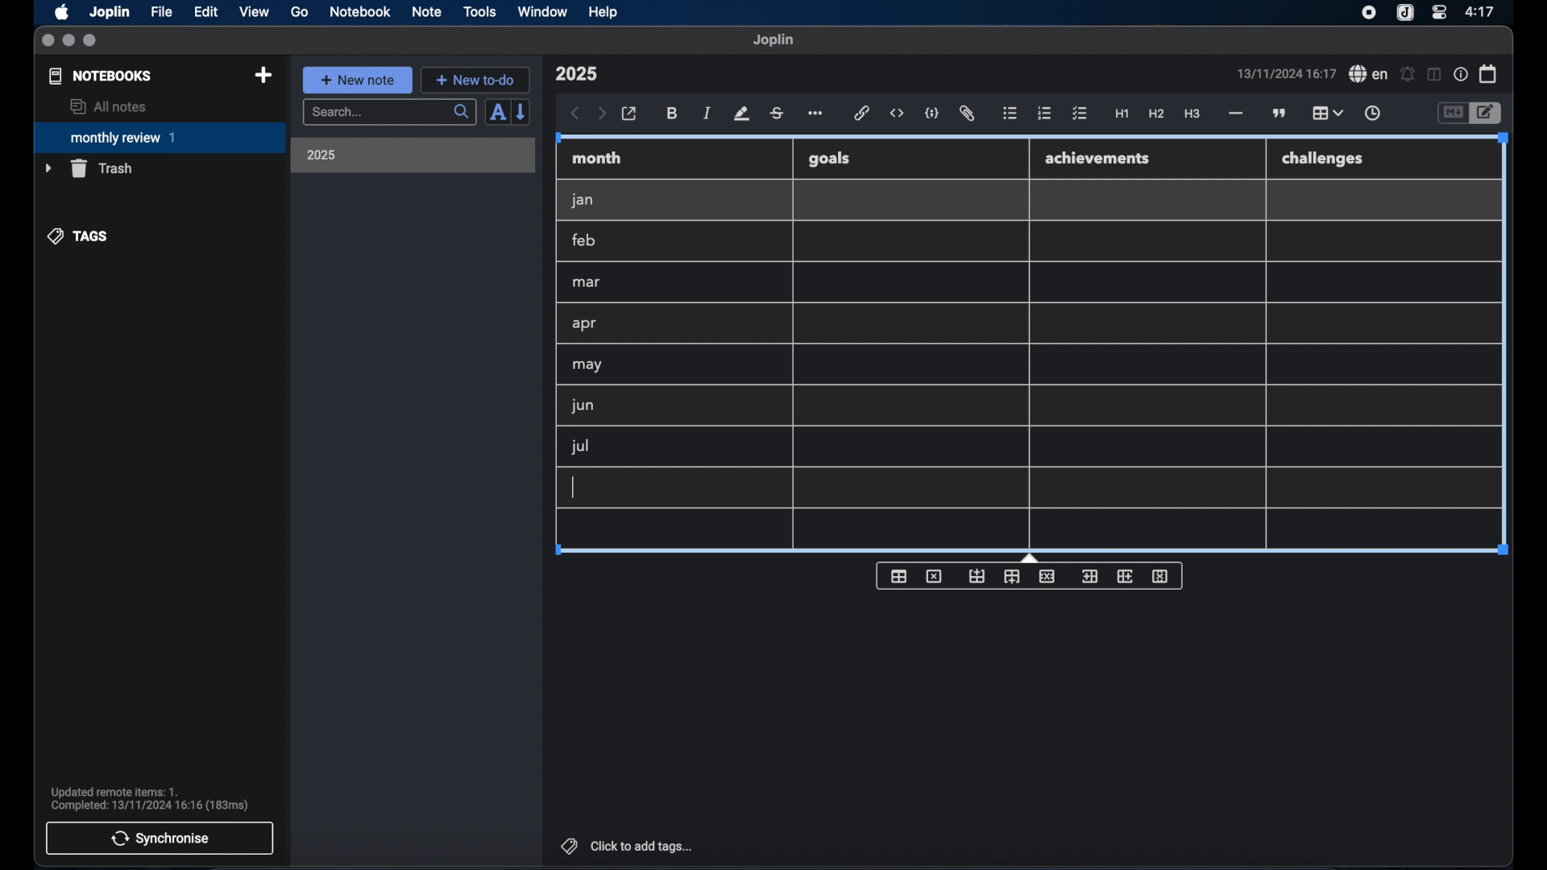 This screenshot has height=870, width=1547. What do you see at coordinates (1435, 74) in the screenshot?
I see `toggle editor layout` at bounding box center [1435, 74].